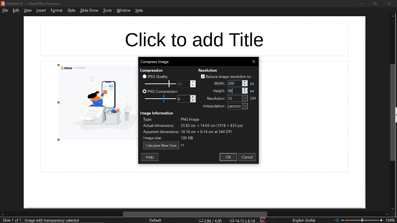  Describe the element at coordinates (234, 91) in the screenshot. I see `height` at that location.